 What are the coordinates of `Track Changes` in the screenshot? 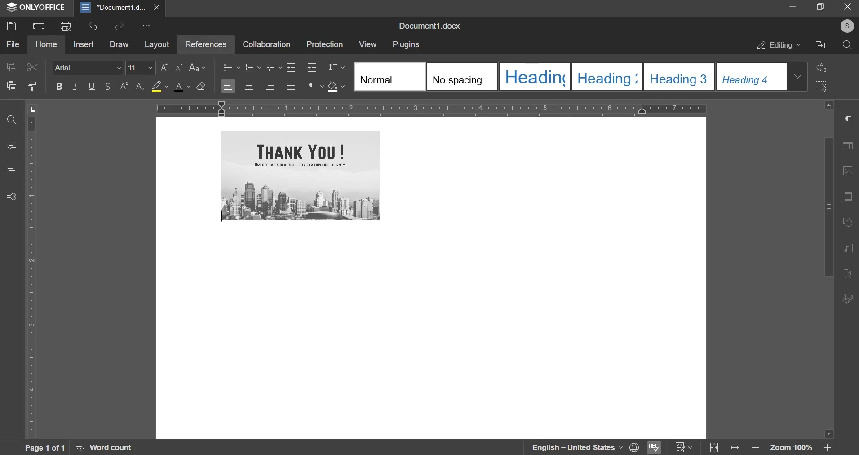 It's located at (684, 447).